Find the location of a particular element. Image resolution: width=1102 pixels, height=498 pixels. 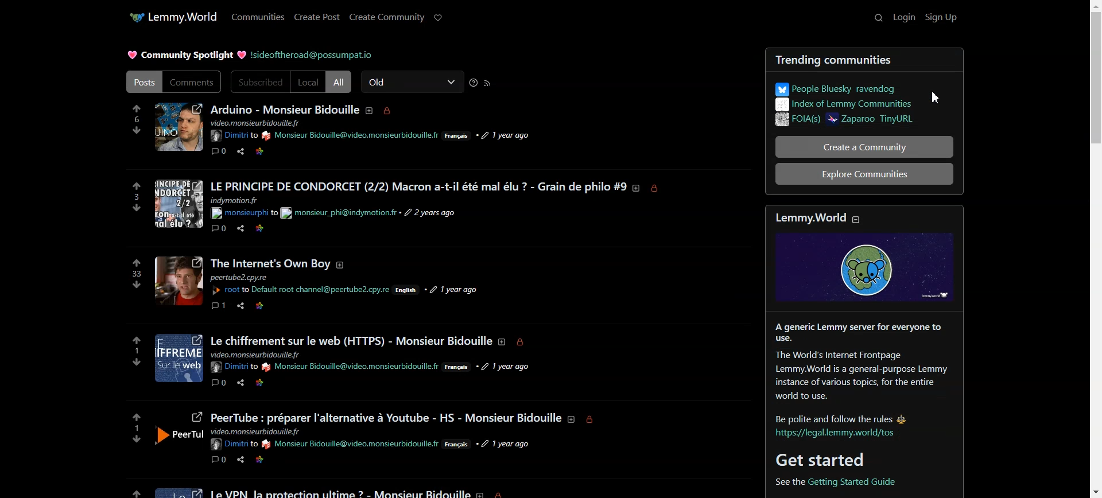

Locked is located at coordinates (388, 111).